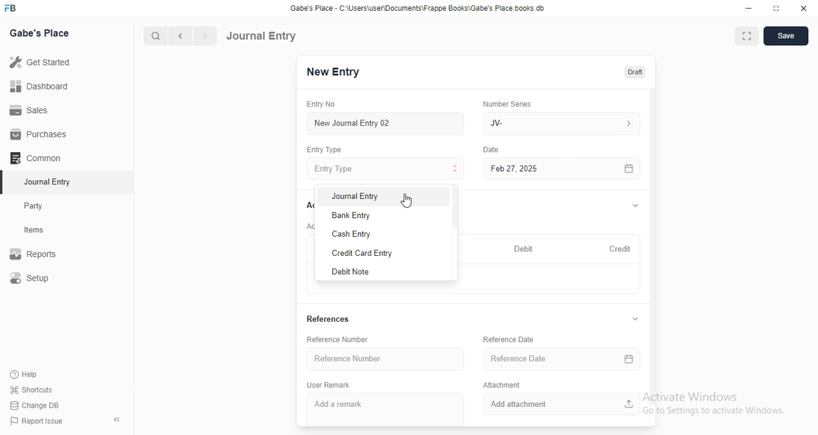 This screenshot has height=435, width=818. I want to click on ‘Add a remark, so click(386, 407).